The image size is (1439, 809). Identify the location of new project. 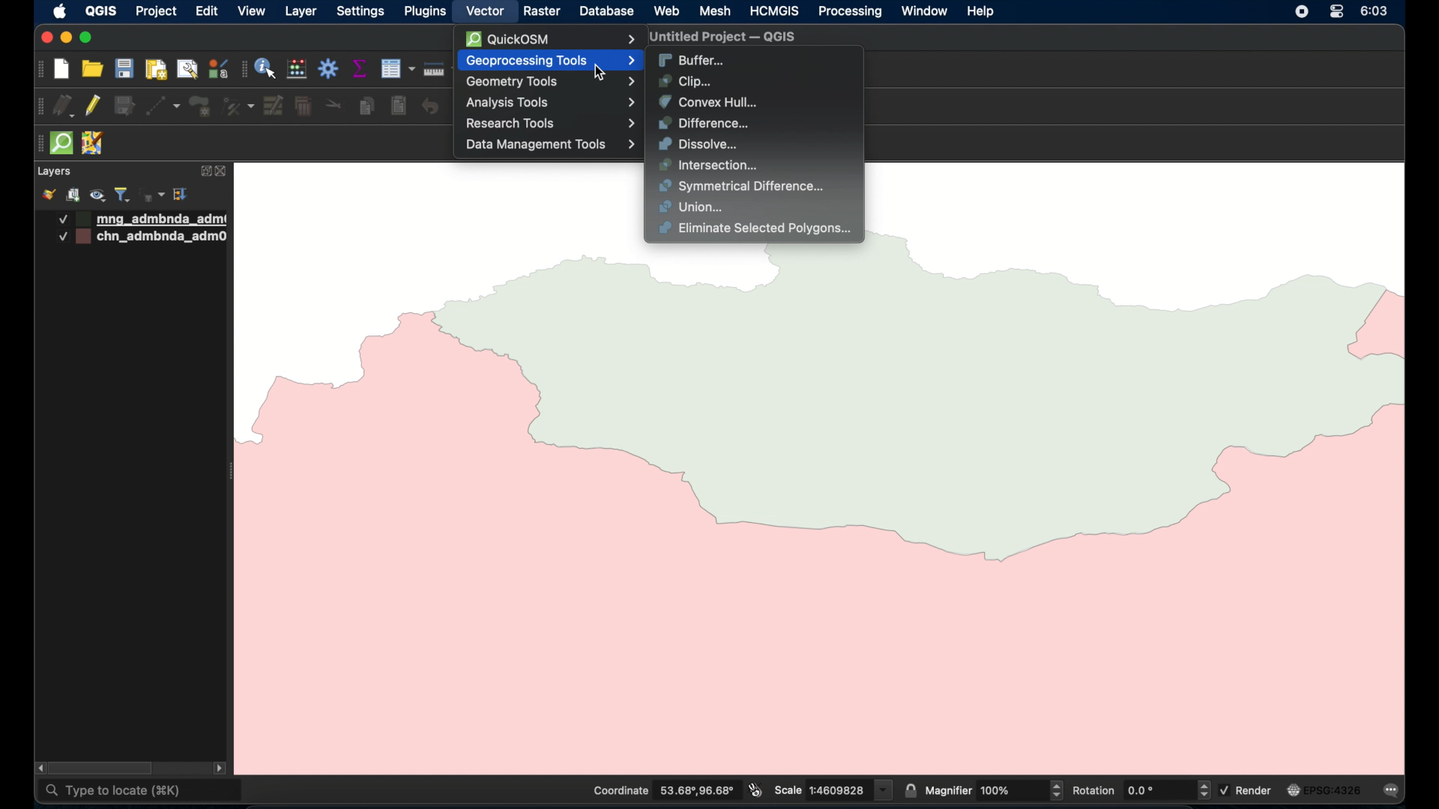
(62, 70).